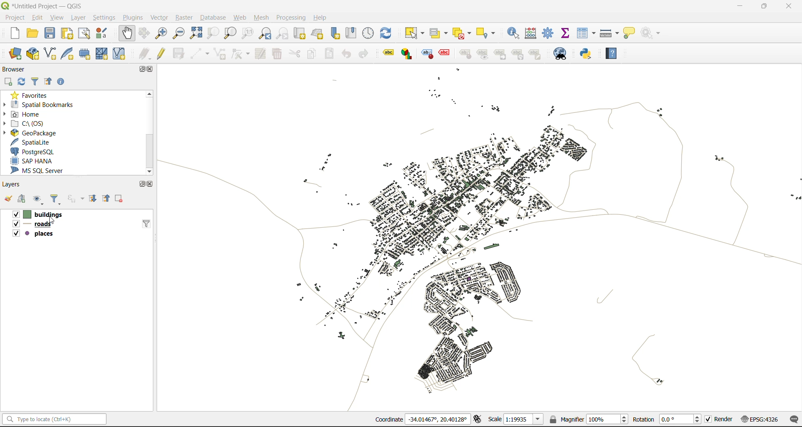 The image size is (802, 427). Describe the element at coordinates (241, 54) in the screenshot. I see `vertex tools` at that location.